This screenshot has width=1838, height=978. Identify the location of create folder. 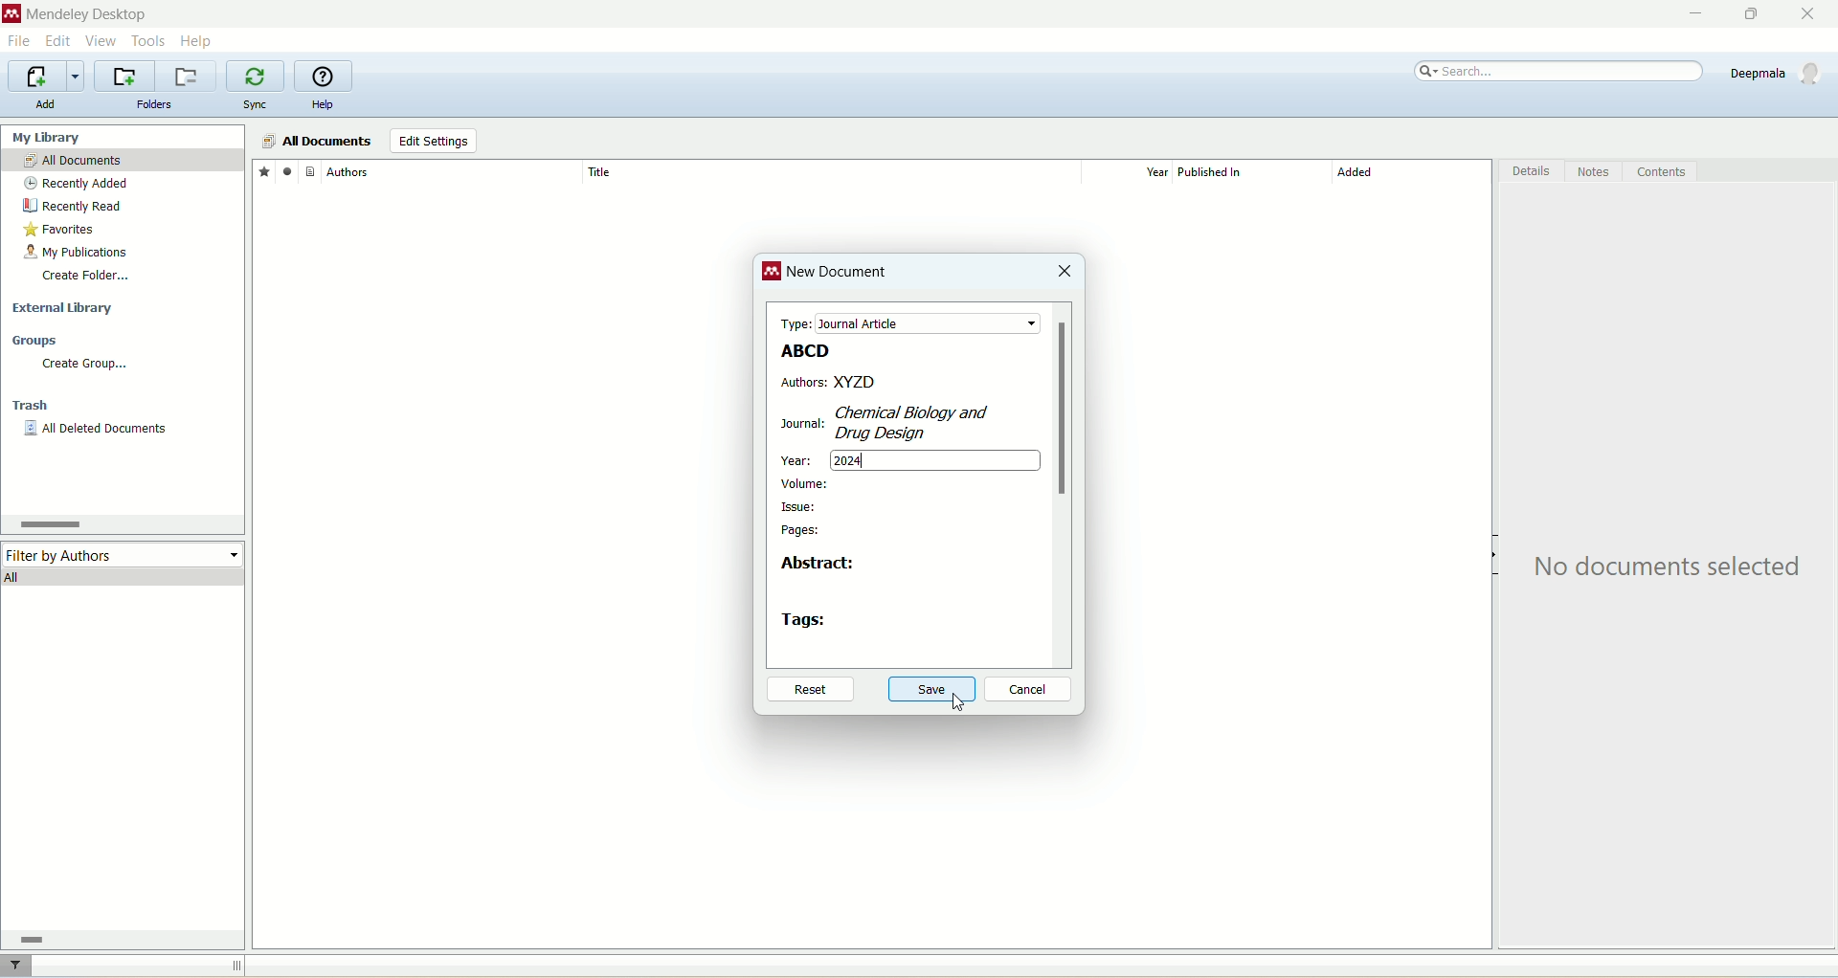
(85, 275).